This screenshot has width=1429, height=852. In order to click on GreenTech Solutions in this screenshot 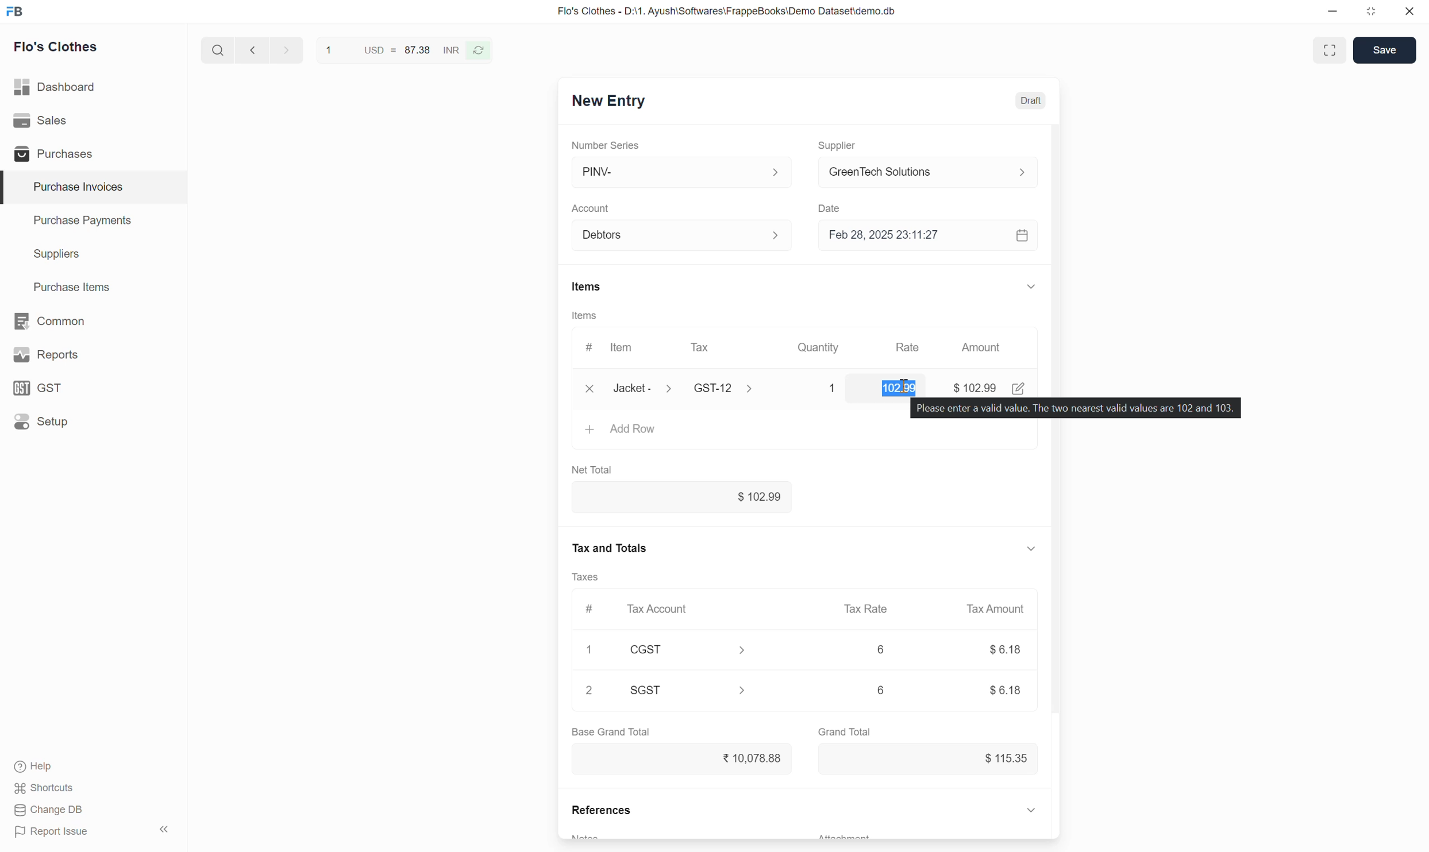, I will do `click(934, 172)`.